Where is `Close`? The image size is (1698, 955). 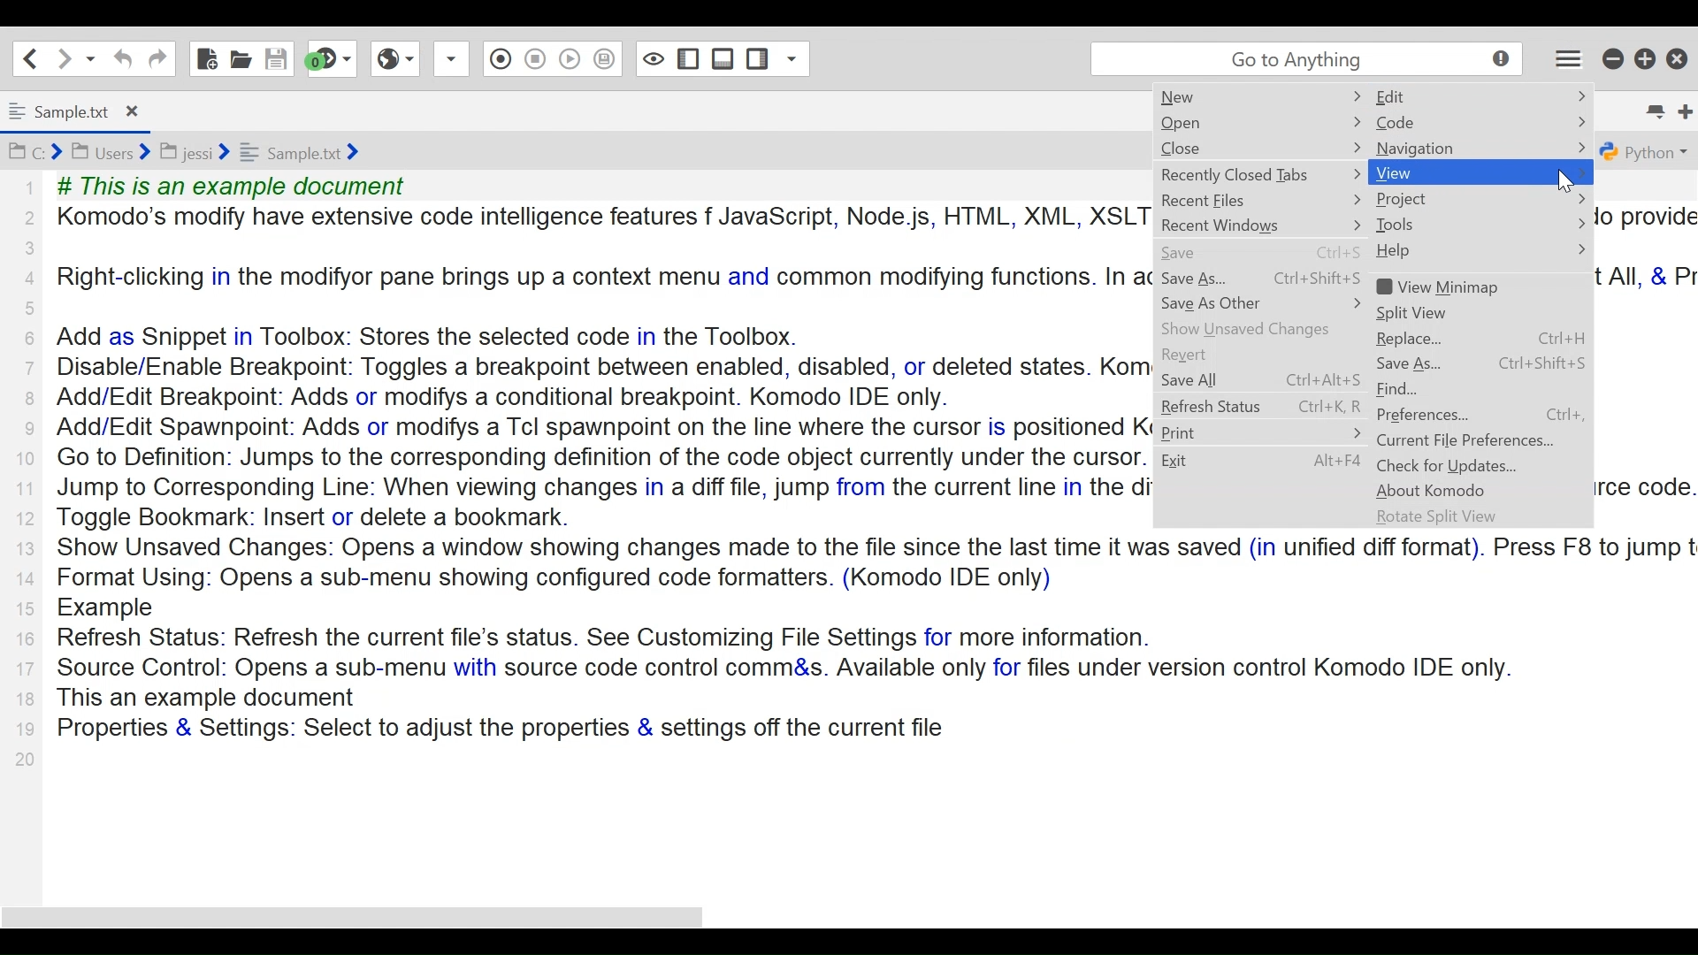
Close is located at coordinates (1678, 58).